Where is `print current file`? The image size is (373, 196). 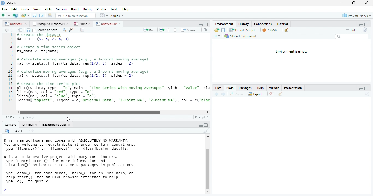 print current file is located at coordinates (50, 15).